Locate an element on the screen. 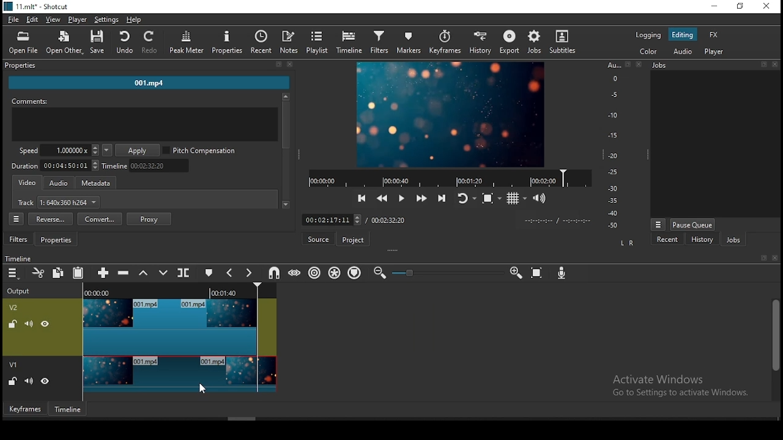 The height and width of the screenshot is (440, 783). play/pause is located at coordinates (403, 197).